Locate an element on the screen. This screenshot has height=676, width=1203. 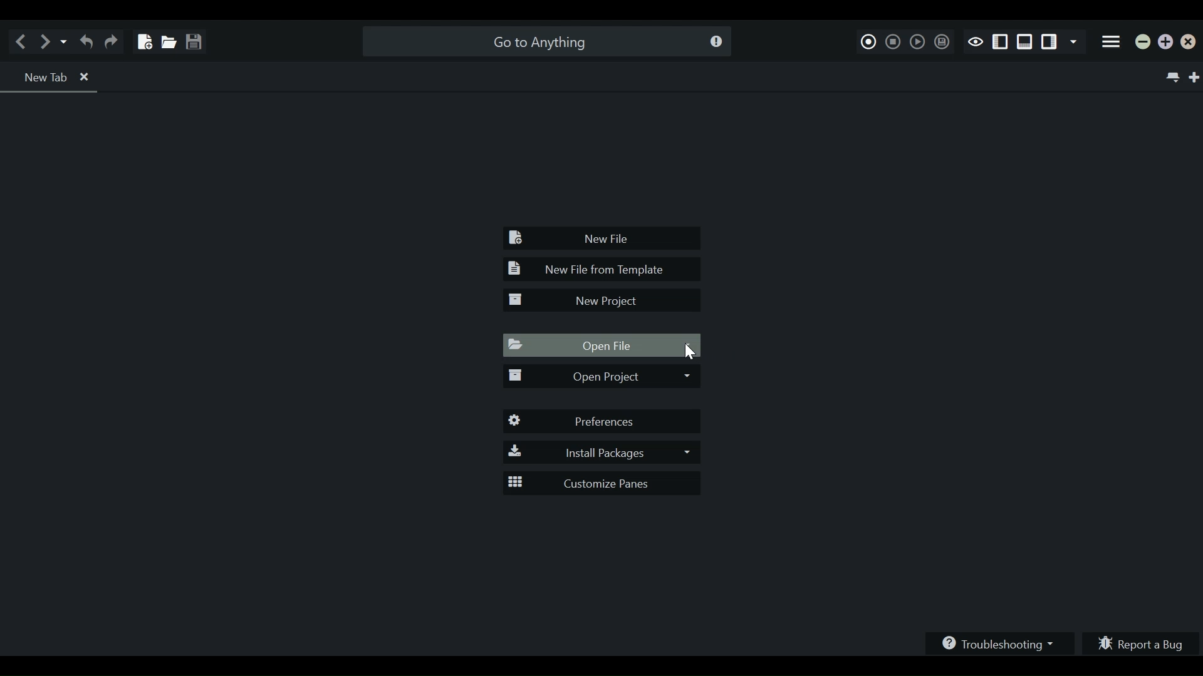
New File is located at coordinates (603, 239).